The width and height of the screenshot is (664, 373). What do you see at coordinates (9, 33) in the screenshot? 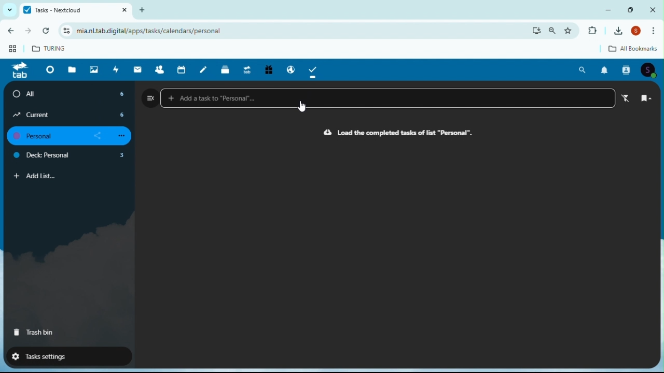
I see `backward` at bounding box center [9, 33].